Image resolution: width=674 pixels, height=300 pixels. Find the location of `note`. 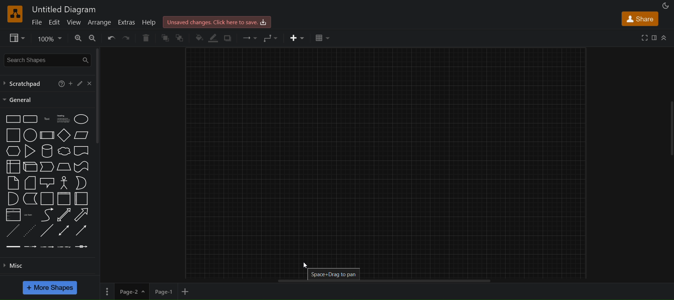

note is located at coordinates (12, 183).